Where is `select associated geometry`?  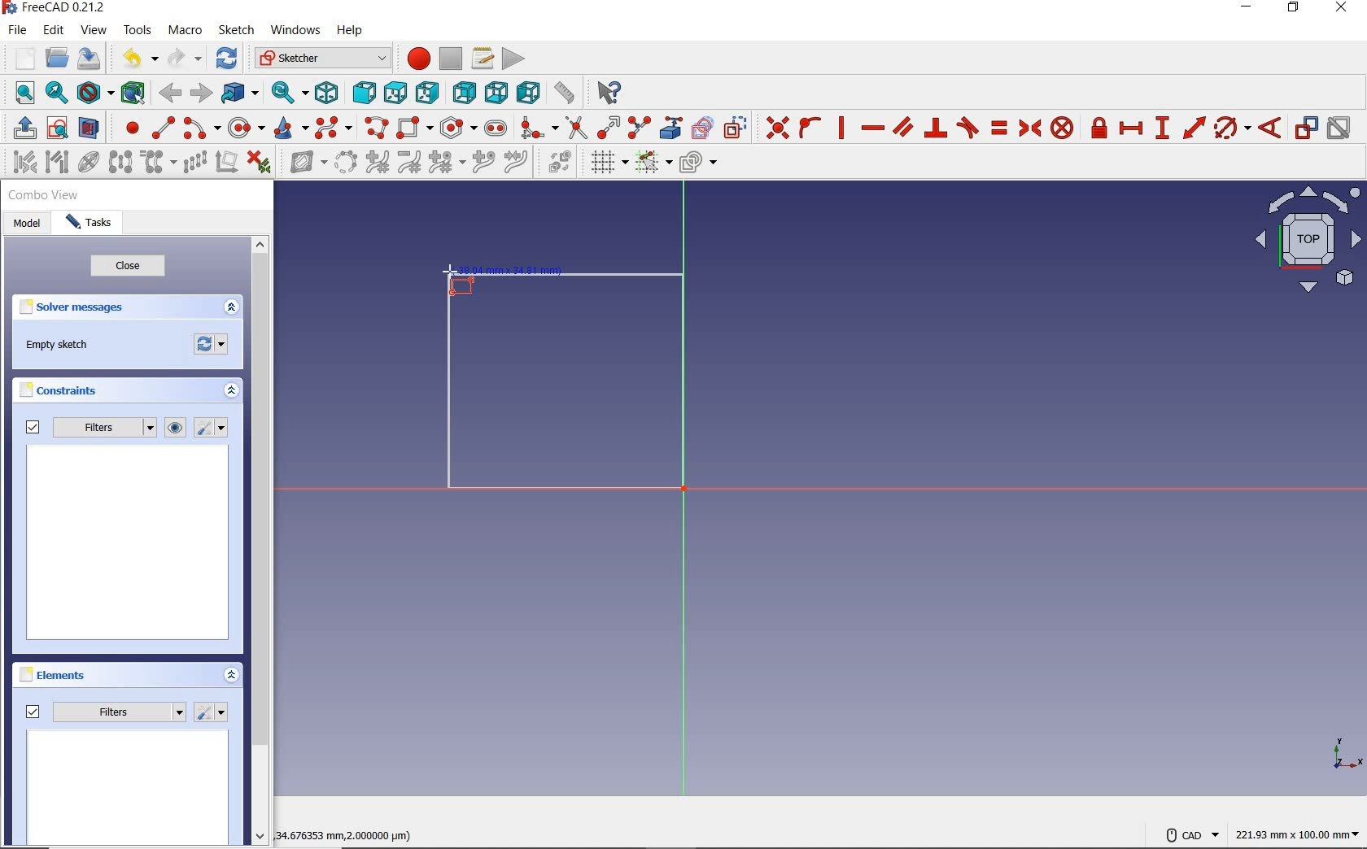
select associated geometry is located at coordinates (56, 163).